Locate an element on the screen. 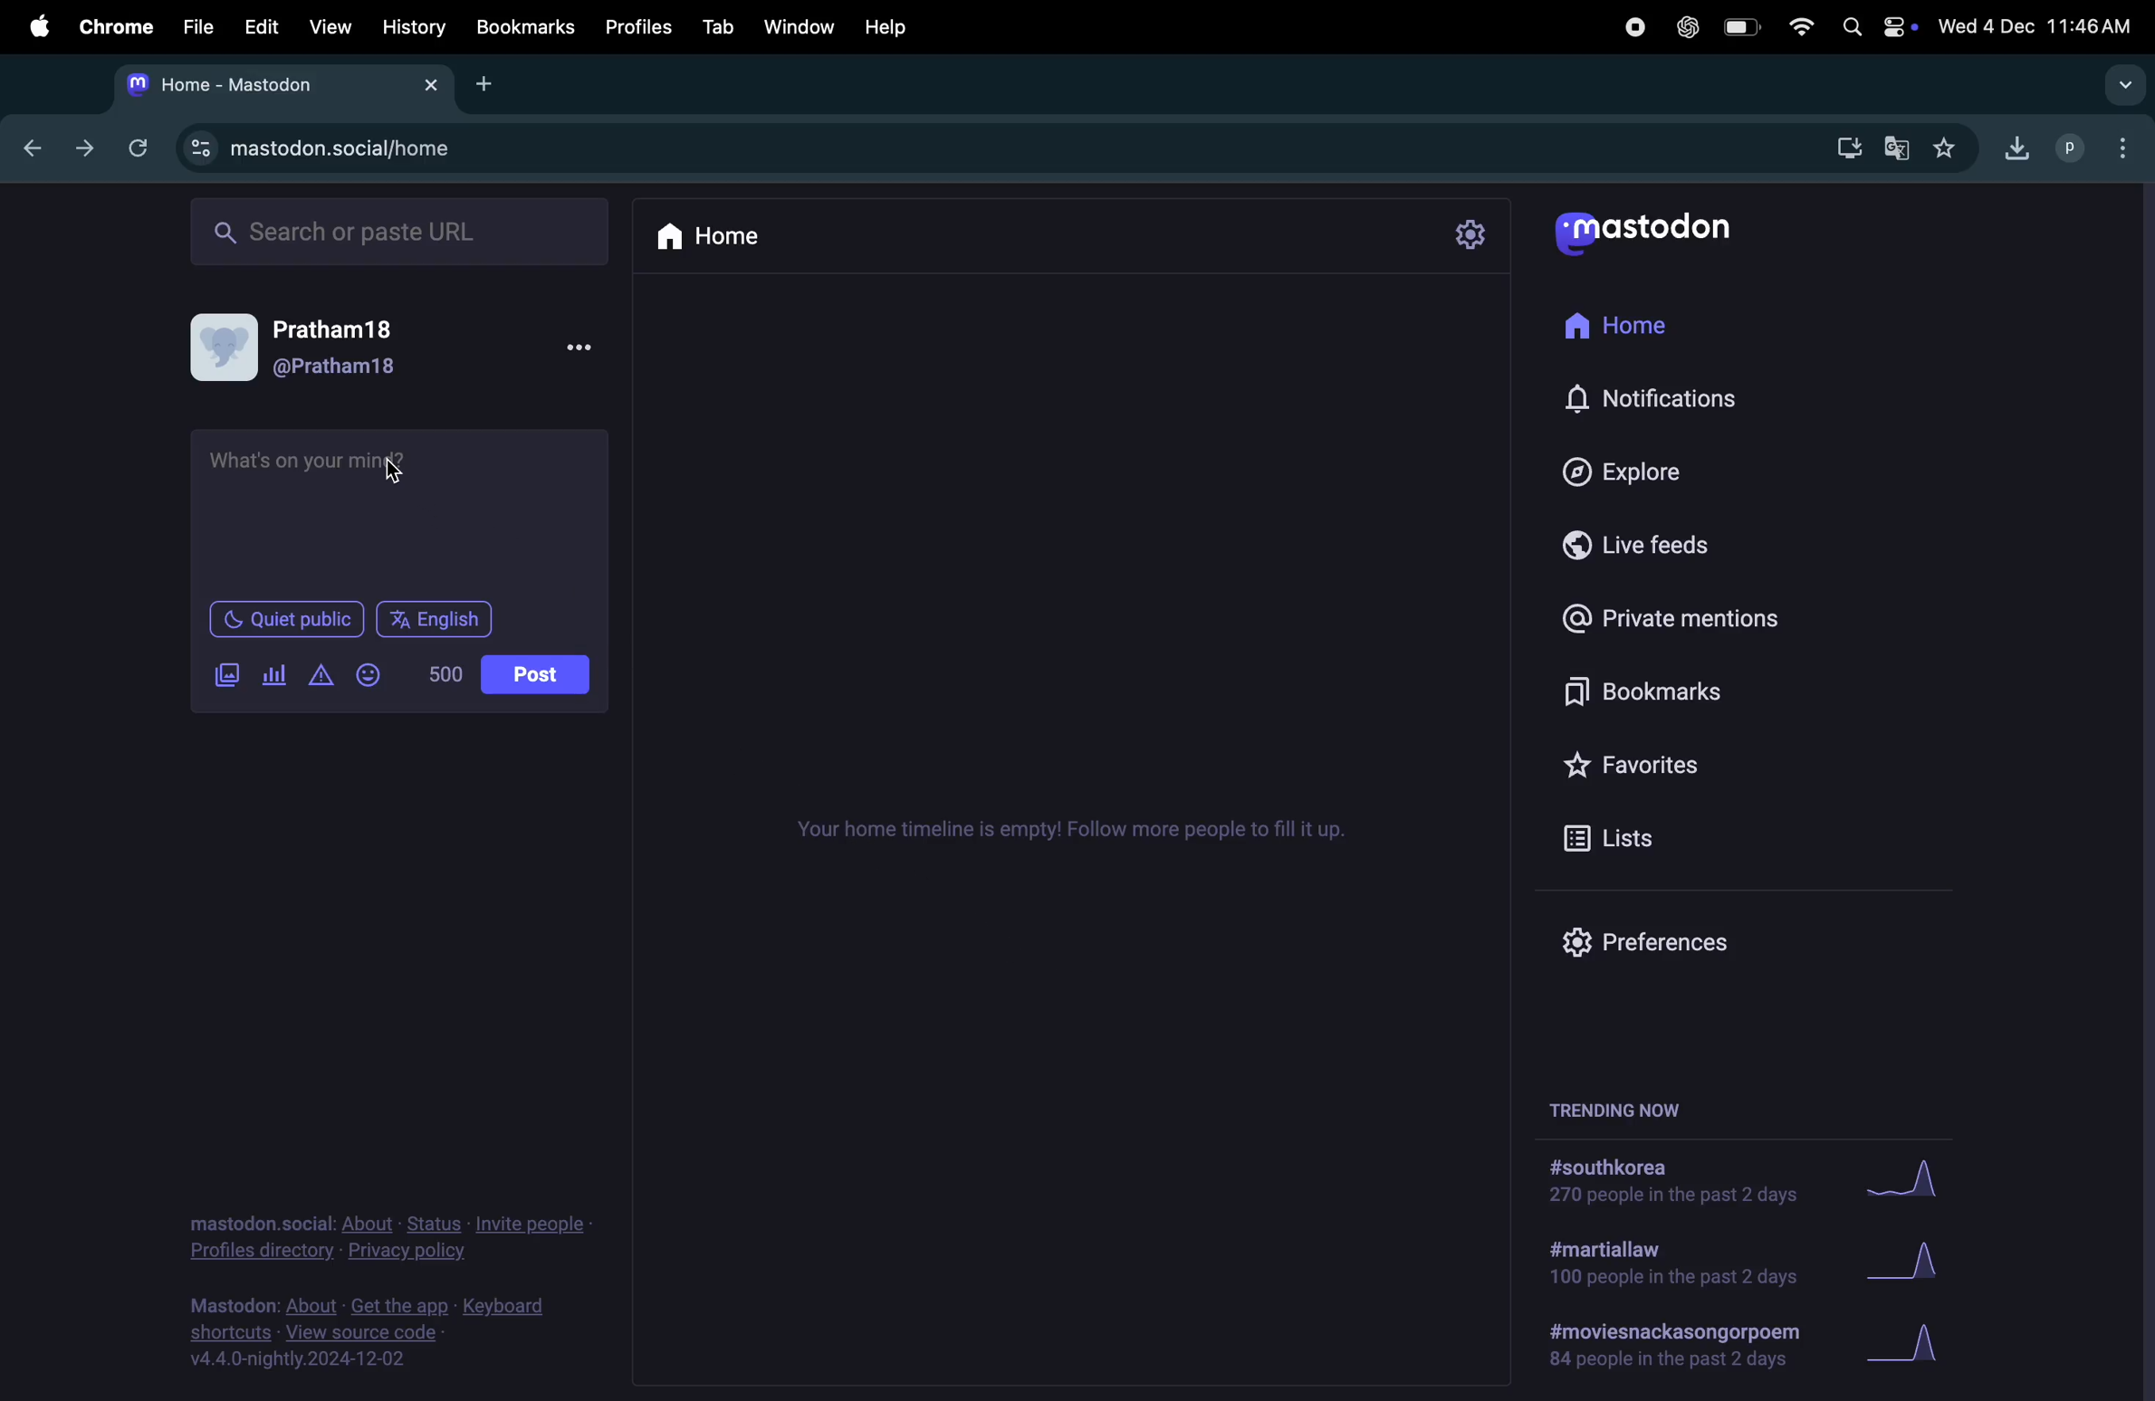  graph is located at coordinates (1916, 1346).